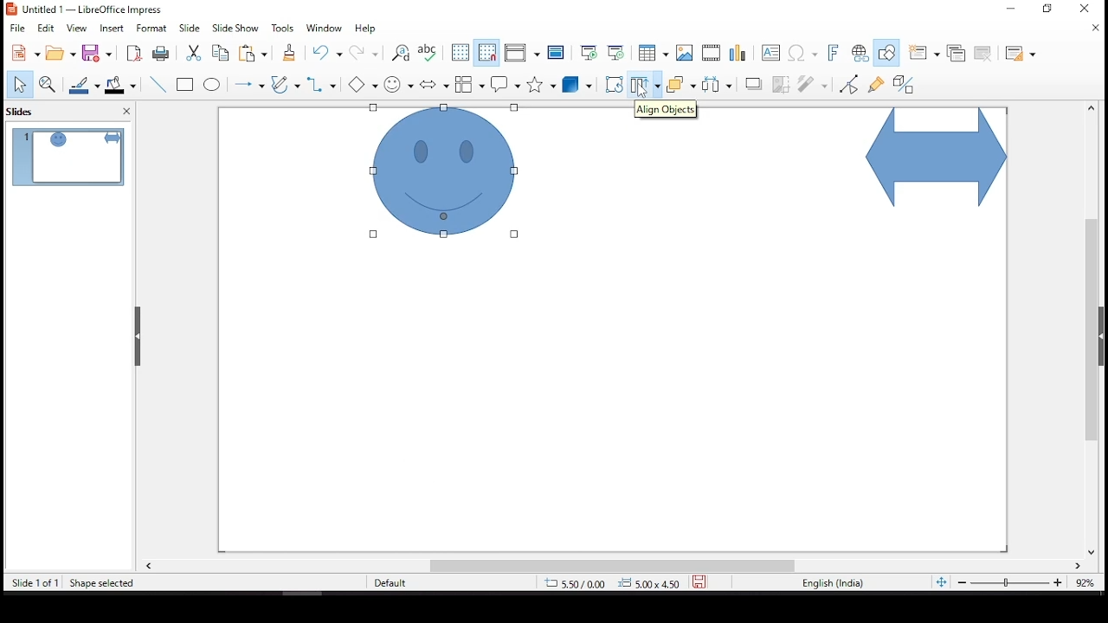 Image resolution: width=1108 pixels, height=623 pixels. I want to click on insert audio or video, so click(712, 53).